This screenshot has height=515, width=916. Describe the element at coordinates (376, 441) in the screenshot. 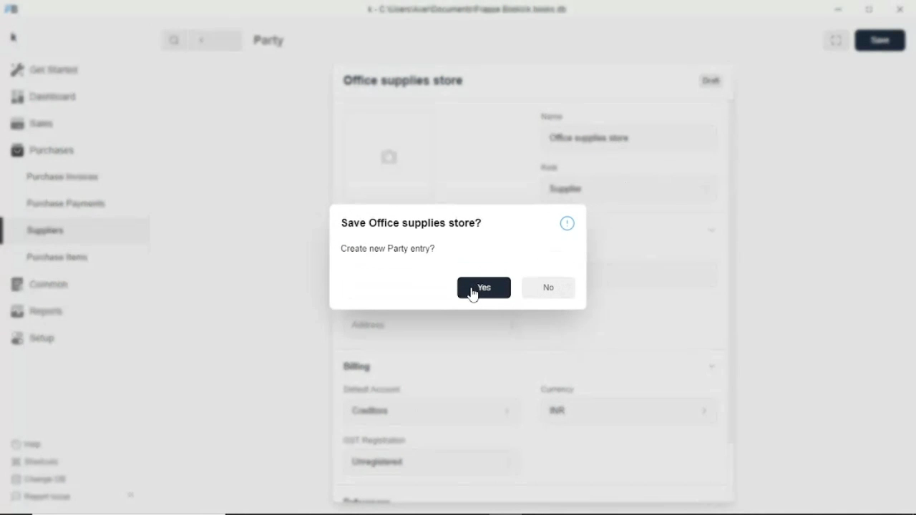

I see `GST Registration` at that location.